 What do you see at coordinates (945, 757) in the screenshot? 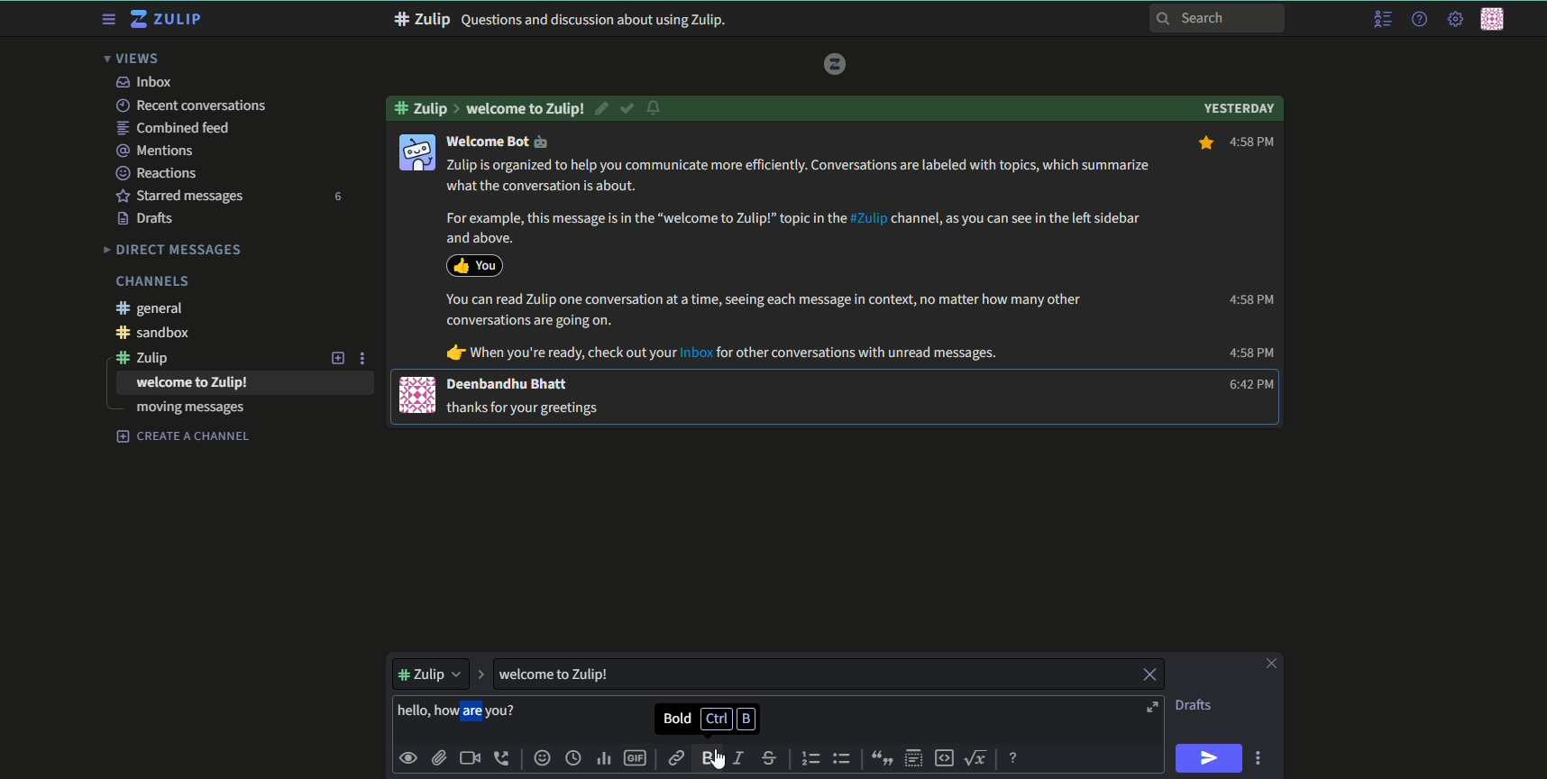
I see `code` at bounding box center [945, 757].